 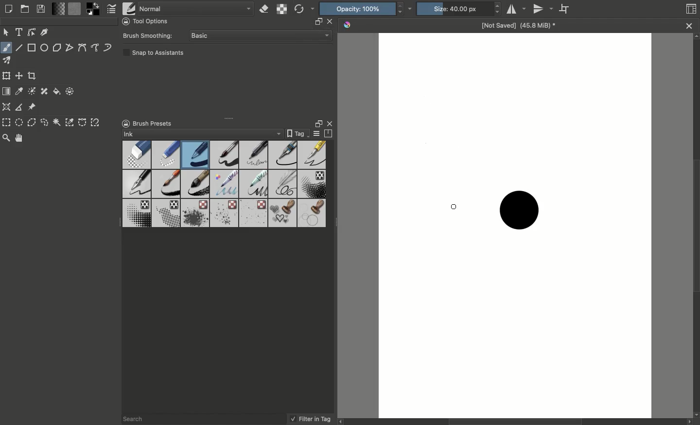 I want to click on Rectangular, so click(x=32, y=48).